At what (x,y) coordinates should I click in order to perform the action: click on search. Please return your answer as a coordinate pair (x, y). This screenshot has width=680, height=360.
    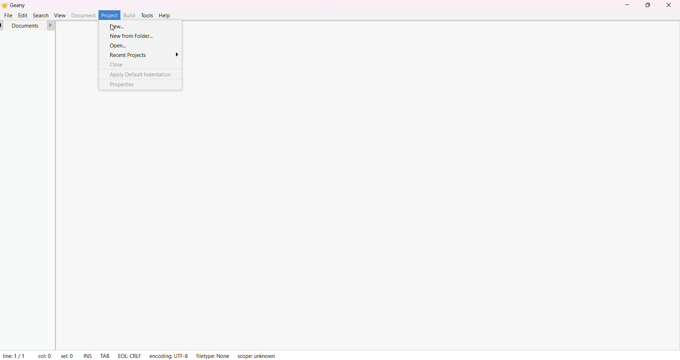
    Looking at the image, I should click on (40, 15).